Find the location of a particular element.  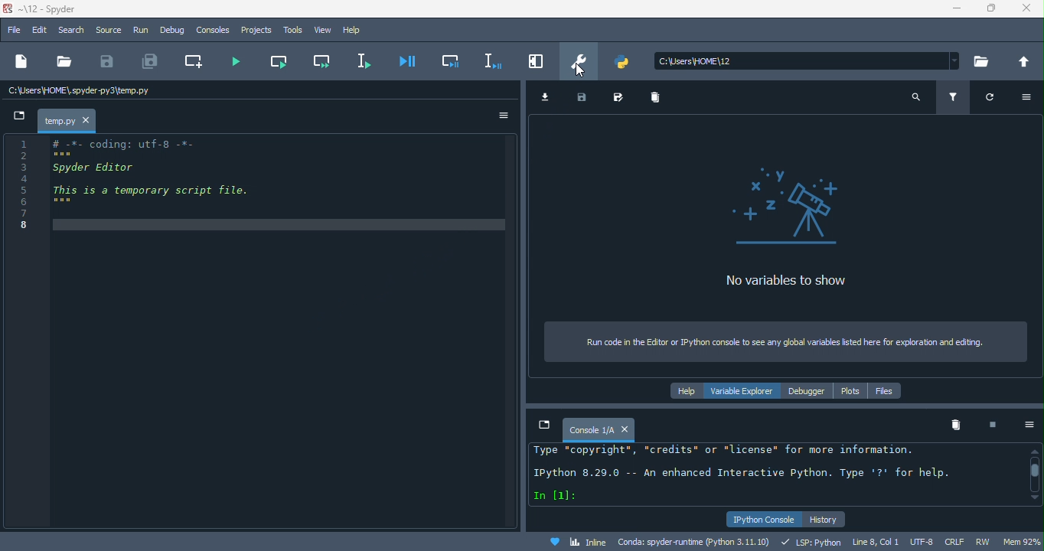

option is located at coordinates (1031, 99).